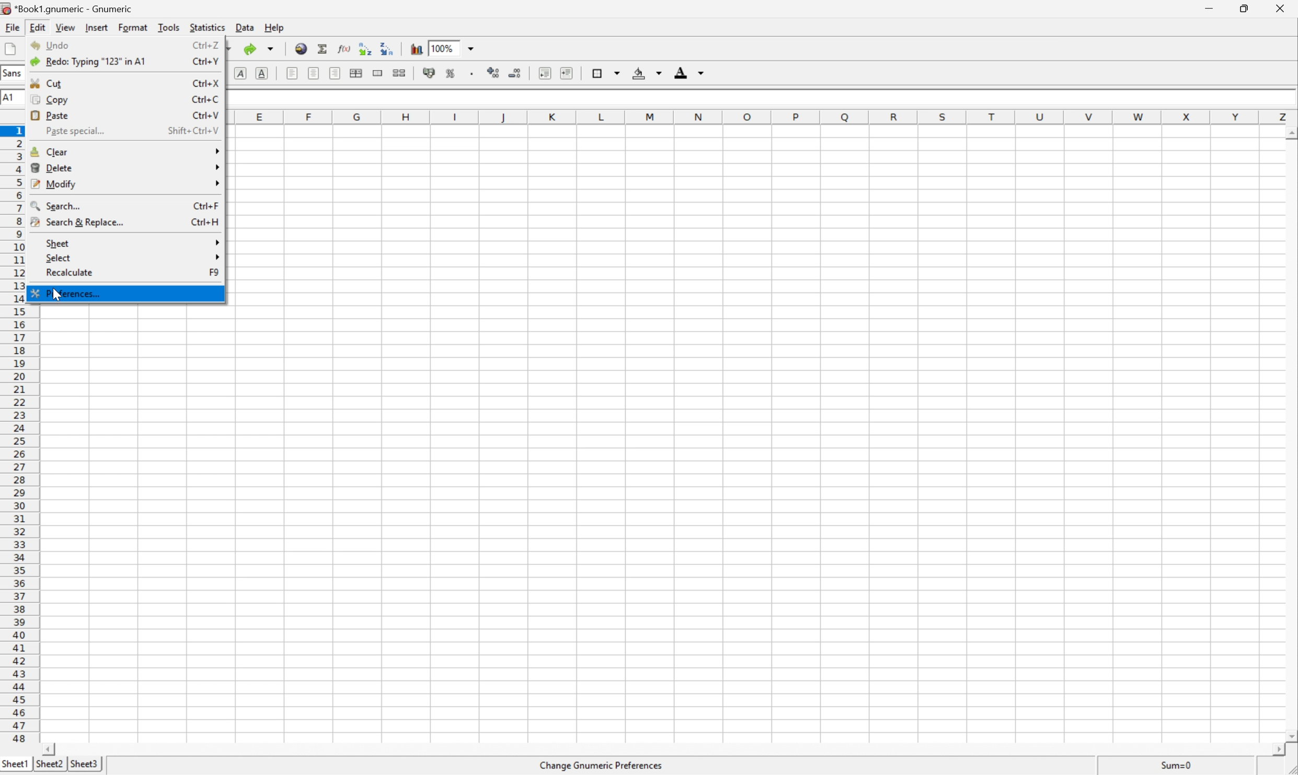 Image resolution: width=1298 pixels, height=775 pixels. I want to click on scroll left, so click(63, 750).